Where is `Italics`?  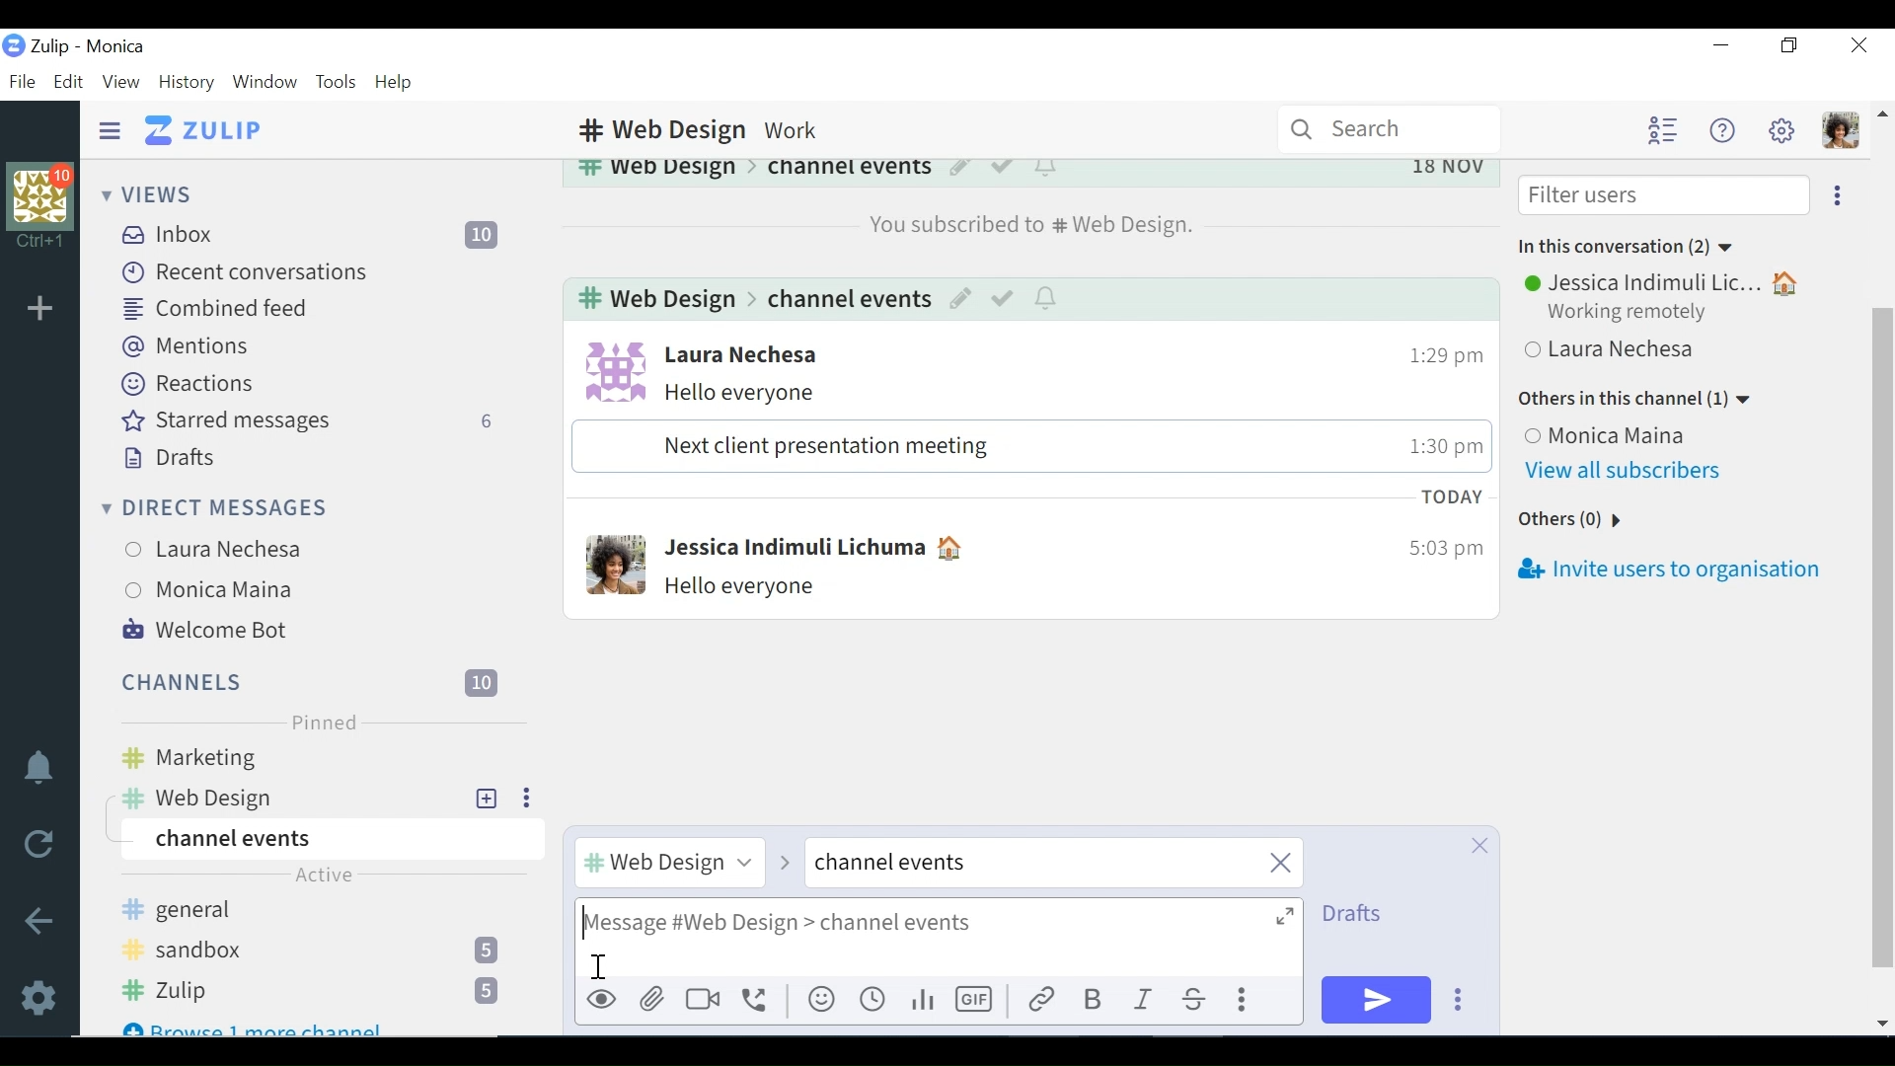
Italics is located at coordinates (1145, 1001).